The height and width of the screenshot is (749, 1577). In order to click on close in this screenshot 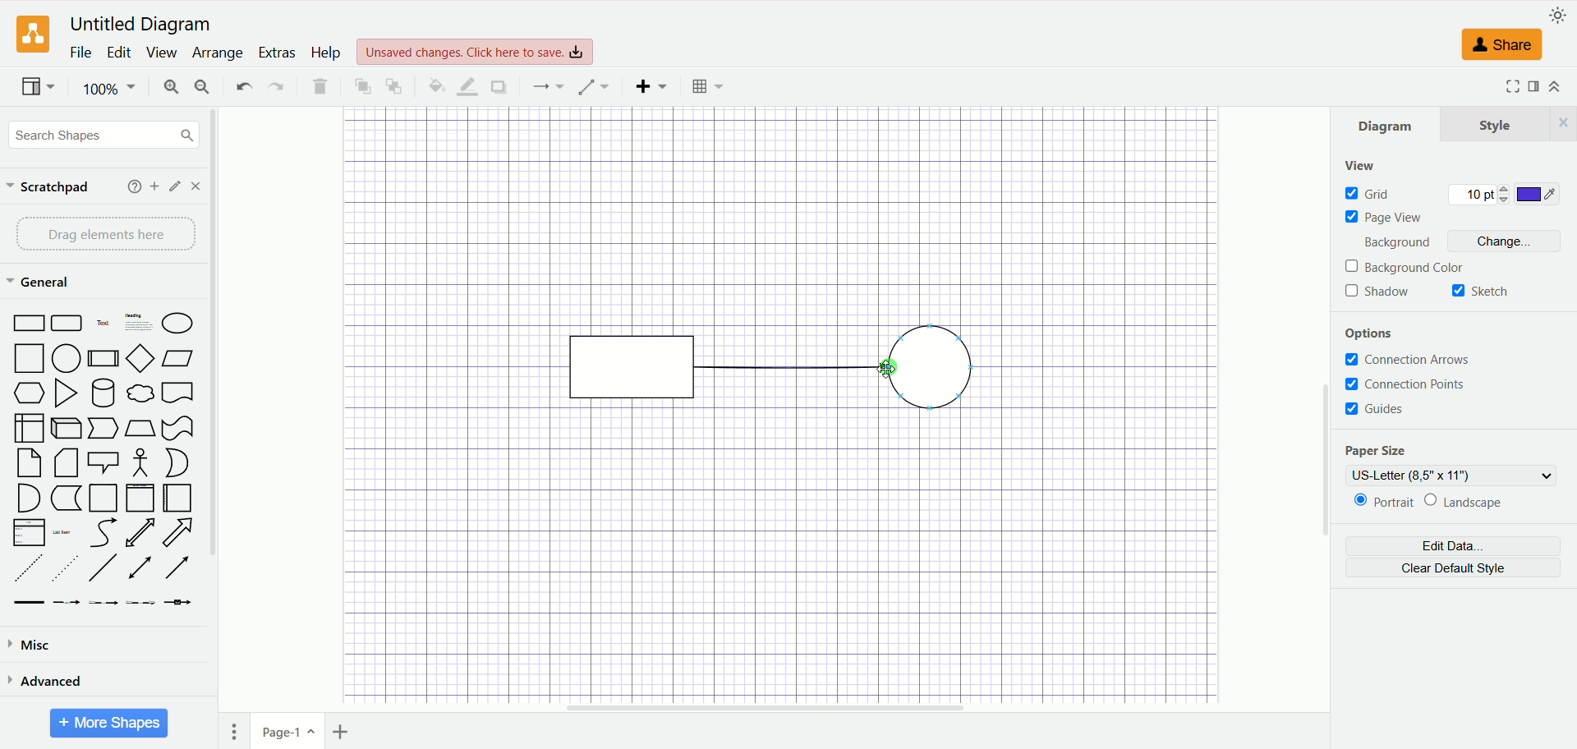, I will do `click(197, 186)`.